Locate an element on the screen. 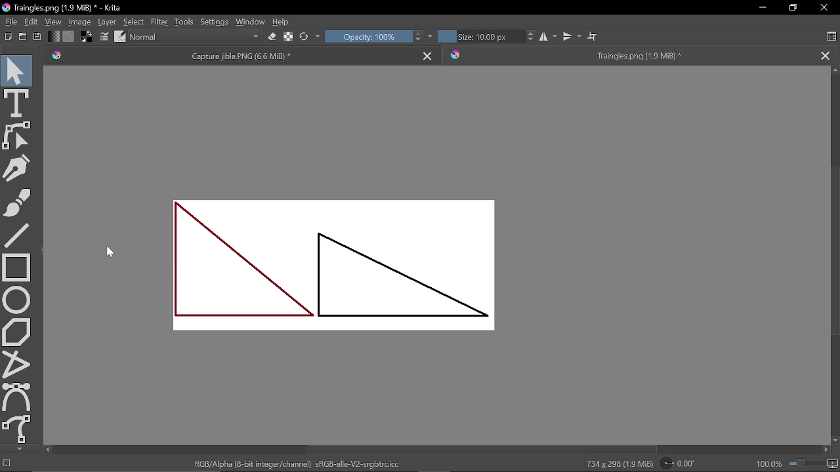  Foreground color is located at coordinates (87, 37).